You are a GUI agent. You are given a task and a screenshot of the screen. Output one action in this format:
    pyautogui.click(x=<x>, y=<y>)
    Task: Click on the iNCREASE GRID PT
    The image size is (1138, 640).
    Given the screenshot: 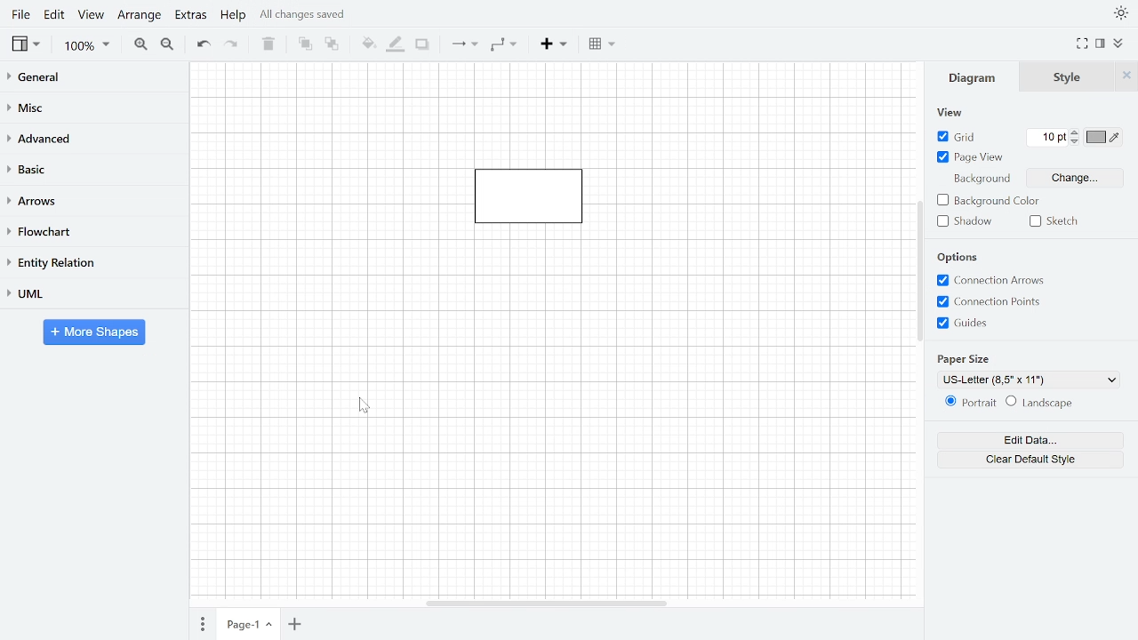 What is the action you would take?
    pyautogui.click(x=1076, y=132)
    